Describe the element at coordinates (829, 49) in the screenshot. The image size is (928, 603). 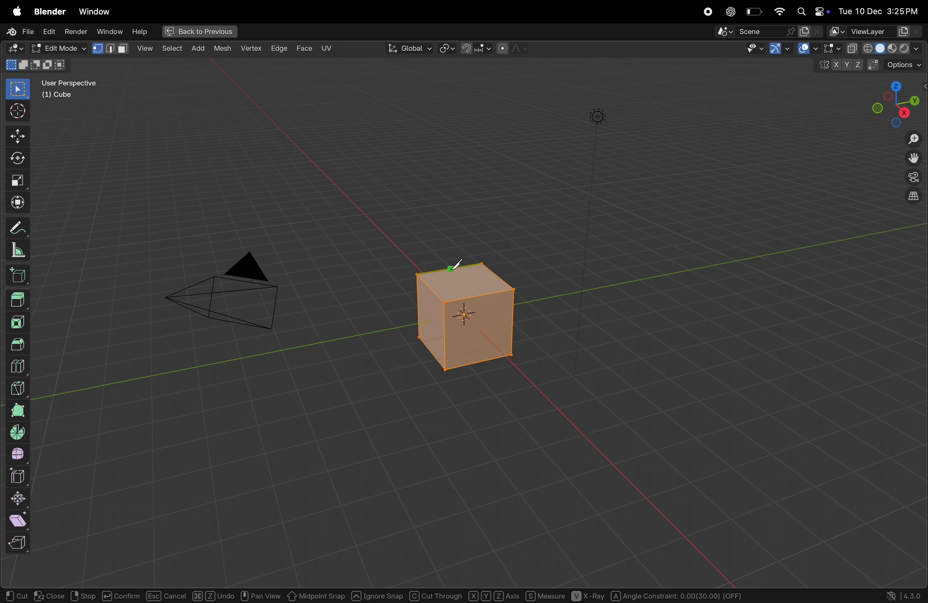
I see `show overlays` at that location.